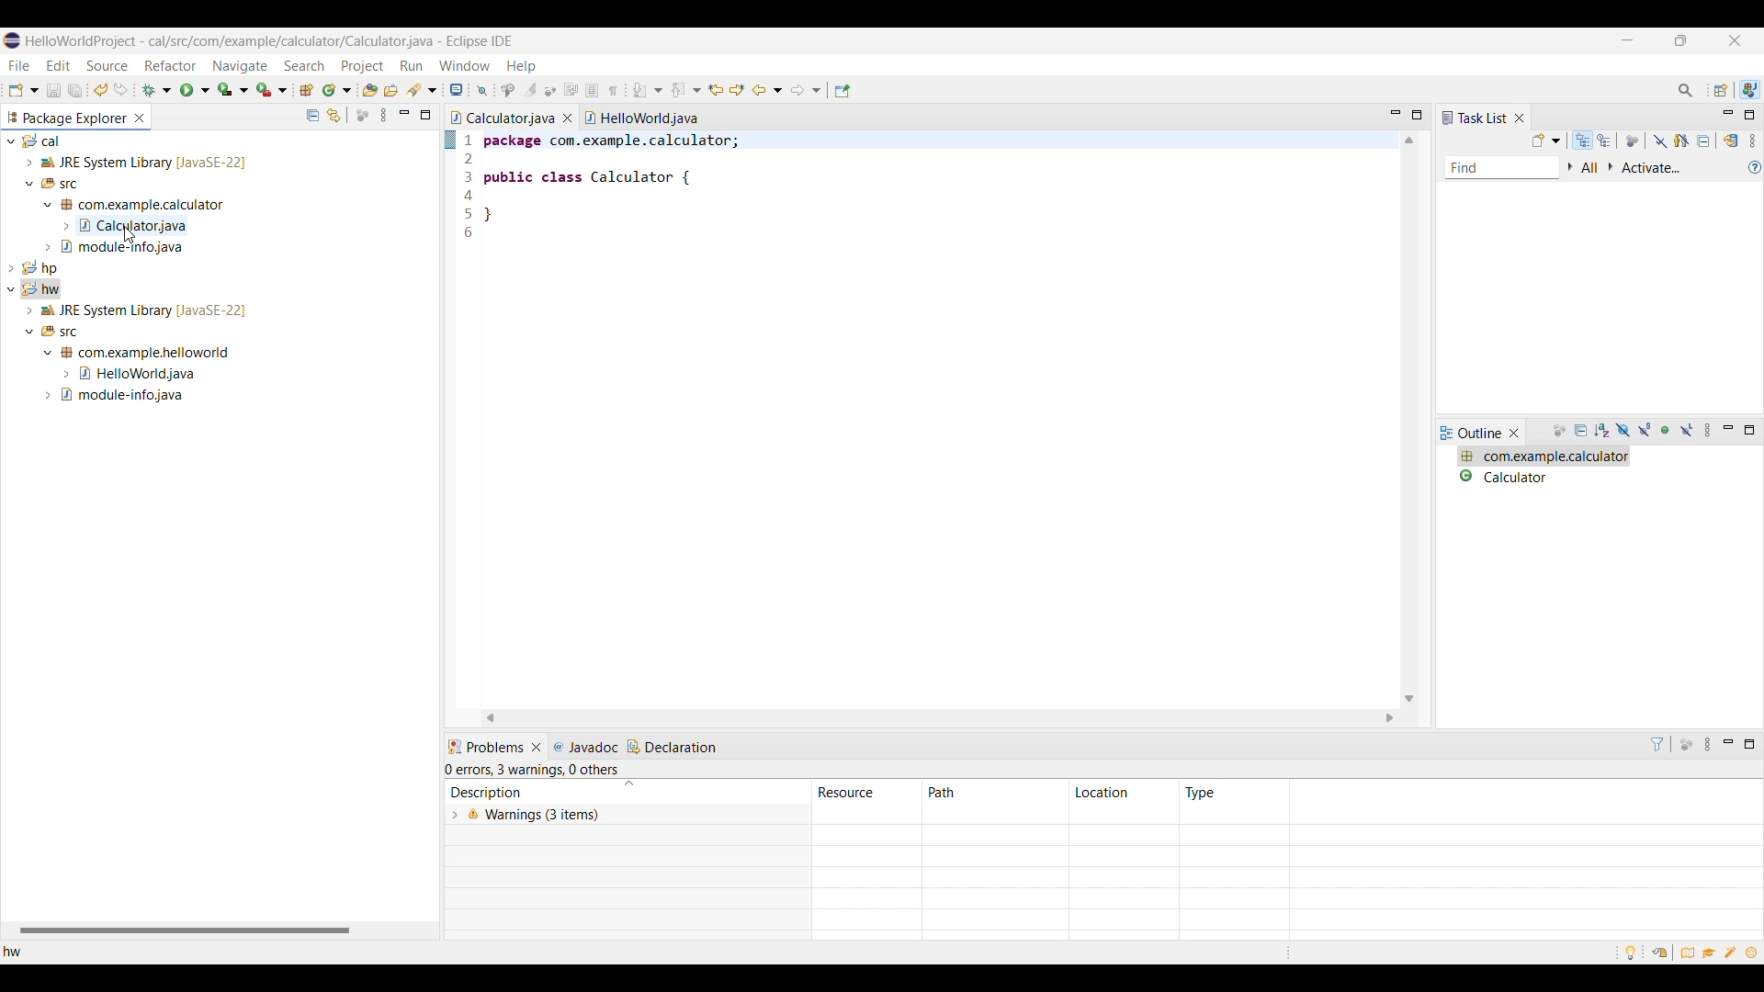 The image size is (1764, 992). What do you see at coordinates (313, 115) in the screenshot?
I see `Collapse all` at bounding box center [313, 115].